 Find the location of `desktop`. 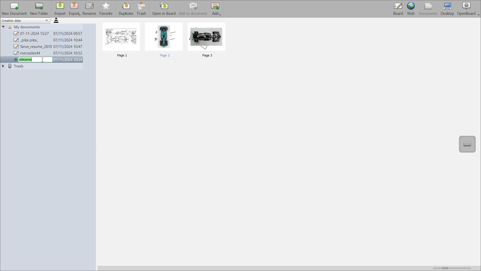

desktop is located at coordinates (447, 8).